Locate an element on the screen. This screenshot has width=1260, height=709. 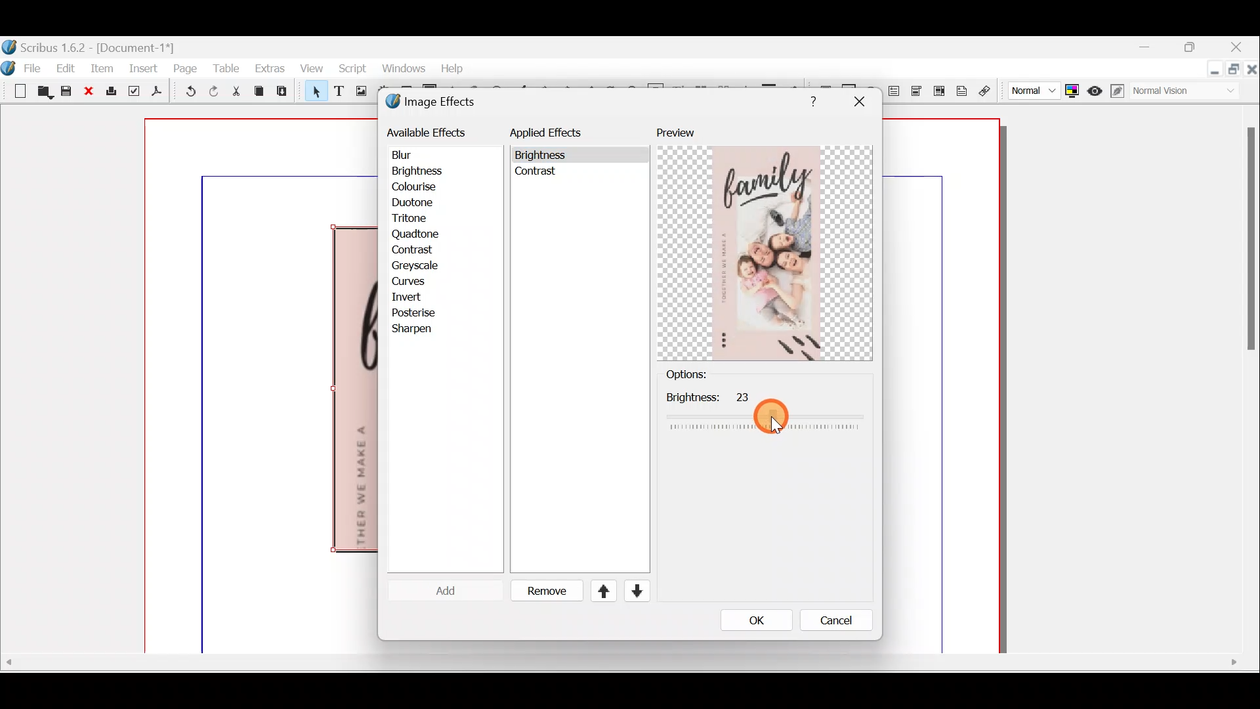
Invert is located at coordinates (419, 297).